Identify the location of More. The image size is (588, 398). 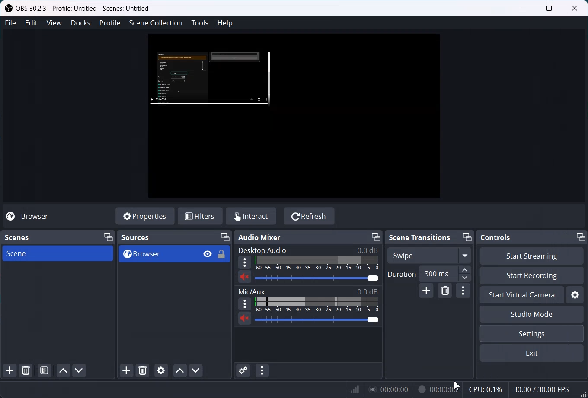
(244, 304).